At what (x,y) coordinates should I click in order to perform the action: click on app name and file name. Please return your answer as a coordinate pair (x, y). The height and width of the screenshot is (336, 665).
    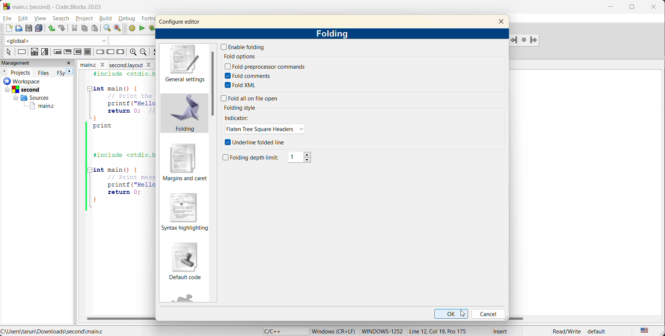
    Looking at the image, I should click on (72, 6).